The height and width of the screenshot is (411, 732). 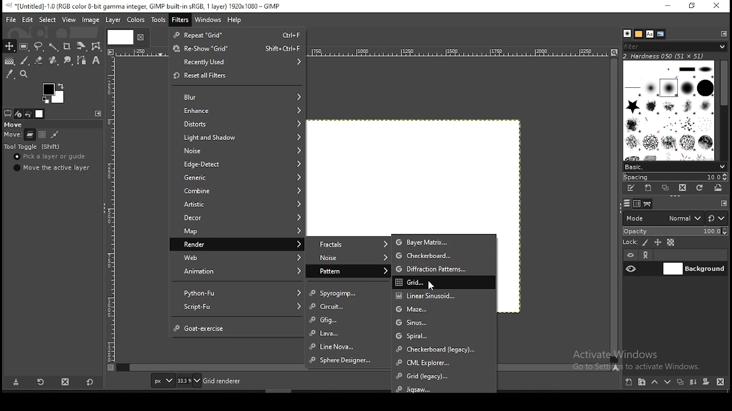 I want to click on lock size and position, so click(x=658, y=242).